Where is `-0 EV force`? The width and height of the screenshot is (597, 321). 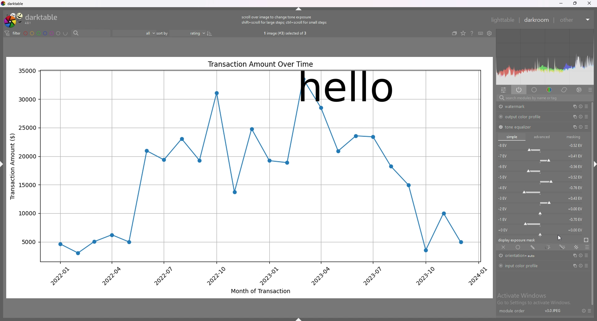
-0 EV force is located at coordinates (542, 231).